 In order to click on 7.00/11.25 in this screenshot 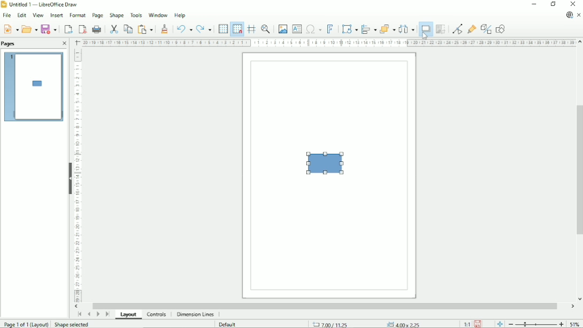, I will do `click(333, 324)`.